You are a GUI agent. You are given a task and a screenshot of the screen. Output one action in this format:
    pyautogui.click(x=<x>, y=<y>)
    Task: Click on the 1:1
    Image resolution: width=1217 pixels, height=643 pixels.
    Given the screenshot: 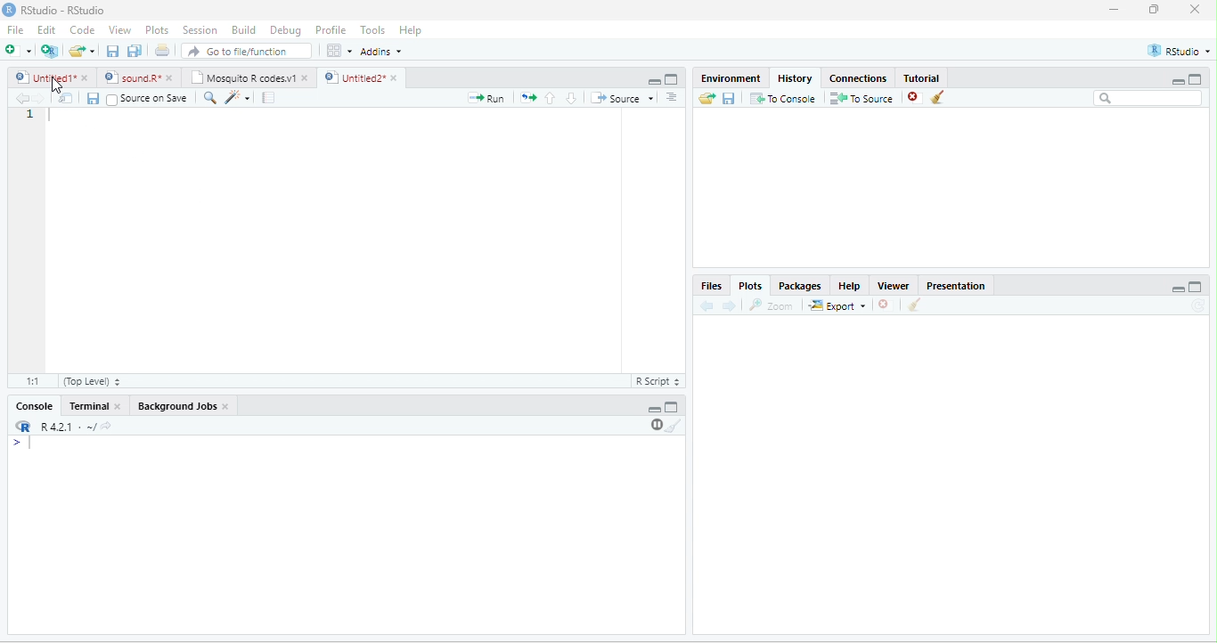 What is the action you would take?
    pyautogui.click(x=34, y=380)
    